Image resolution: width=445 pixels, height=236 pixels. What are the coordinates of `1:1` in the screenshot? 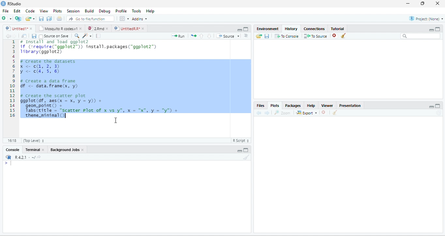 It's located at (11, 140).